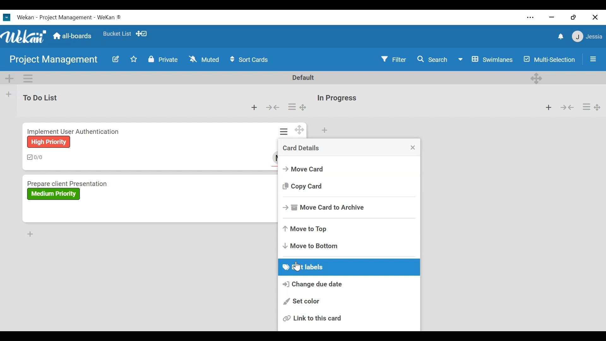 This screenshot has height=341, width=606. Describe the element at coordinates (597, 107) in the screenshot. I see `Desktop drag handle` at that location.